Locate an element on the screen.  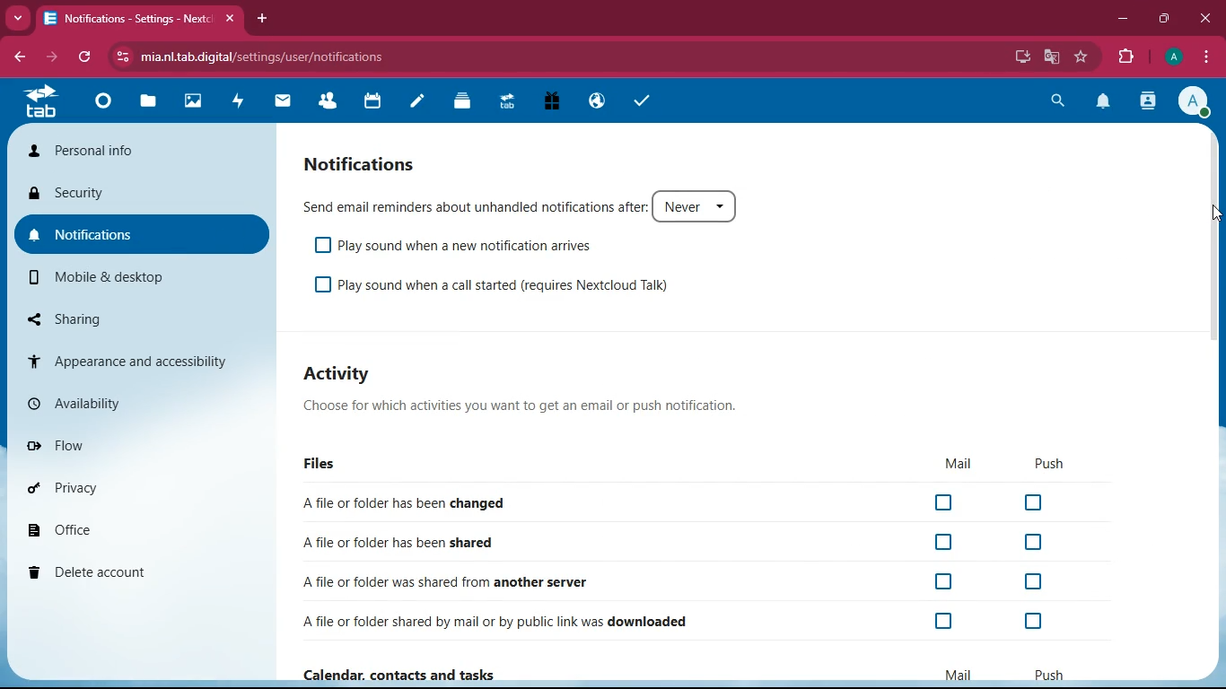
maximize is located at coordinates (1162, 20).